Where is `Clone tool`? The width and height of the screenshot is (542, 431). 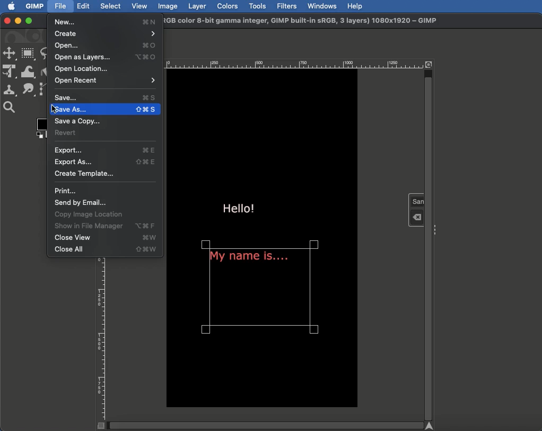
Clone tool is located at coordinates (10, 91).